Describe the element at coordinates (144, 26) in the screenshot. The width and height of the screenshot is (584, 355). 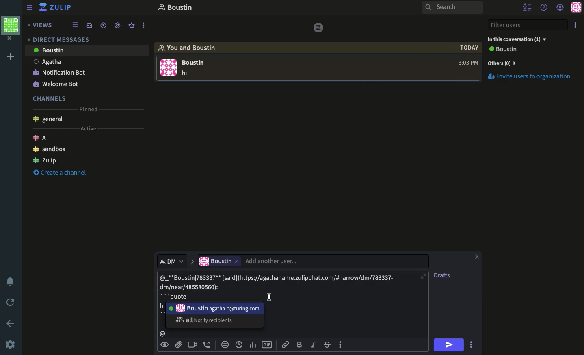
I see `more` at that location.